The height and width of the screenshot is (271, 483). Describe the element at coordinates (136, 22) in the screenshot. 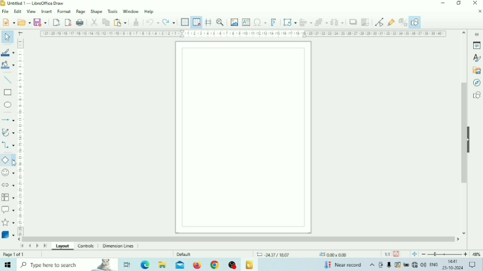

I see `Clone Formatting` at that location.